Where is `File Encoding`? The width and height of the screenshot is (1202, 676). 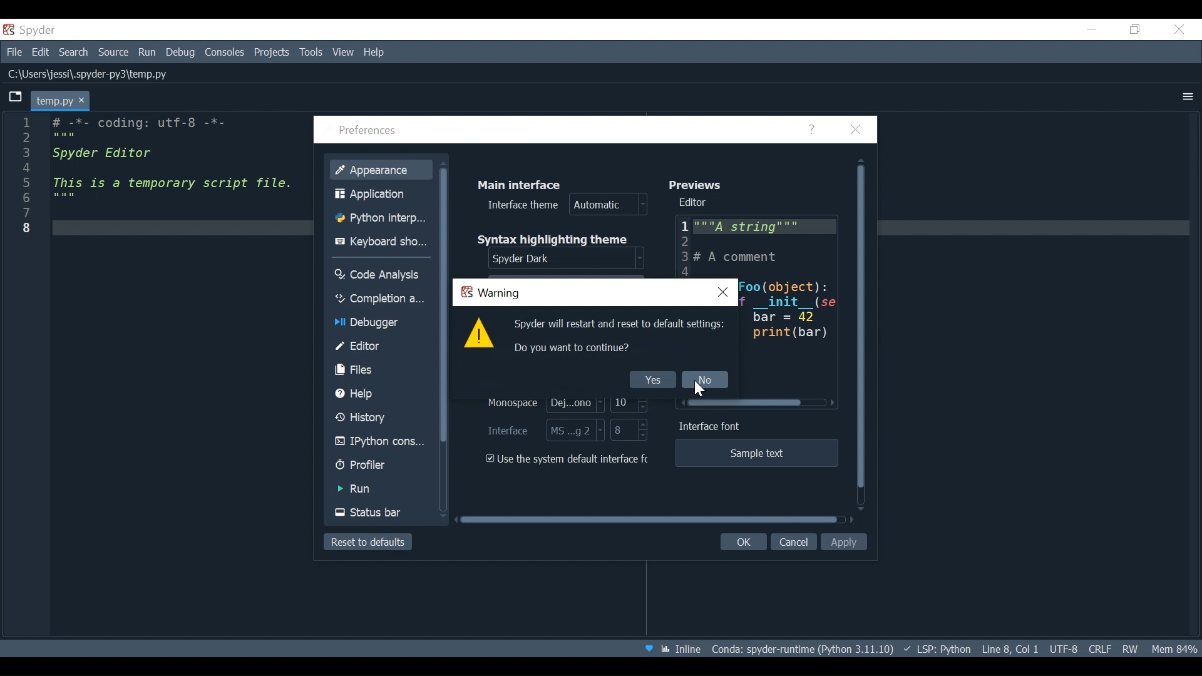 File Encoding is located at coordinates (1064, 649).